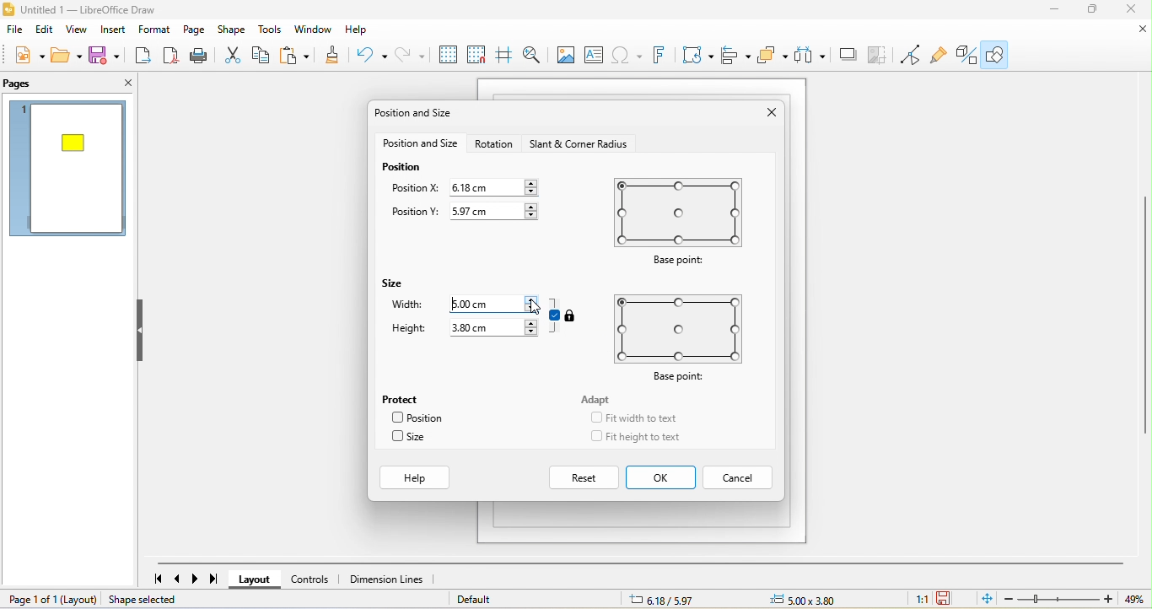  What do you see at coordinates (198, 579) in the screenshot?
I see `next page` at bounding box center [198, 579].